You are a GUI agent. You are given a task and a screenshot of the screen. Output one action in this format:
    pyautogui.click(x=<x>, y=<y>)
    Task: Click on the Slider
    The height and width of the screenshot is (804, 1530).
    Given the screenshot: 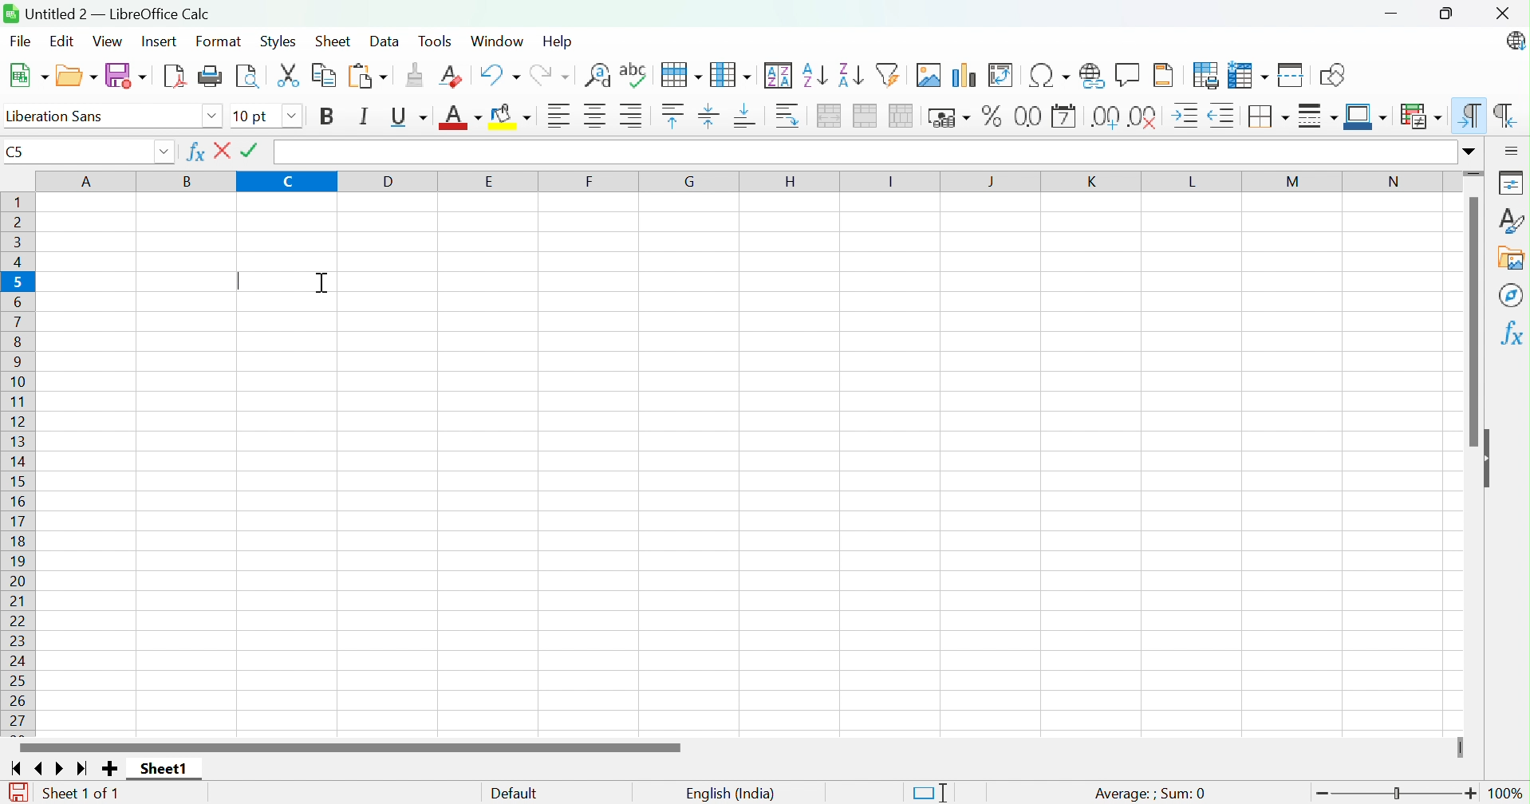 What is the action you would take?
    pyautogui.click(x=1398, y=794)
    